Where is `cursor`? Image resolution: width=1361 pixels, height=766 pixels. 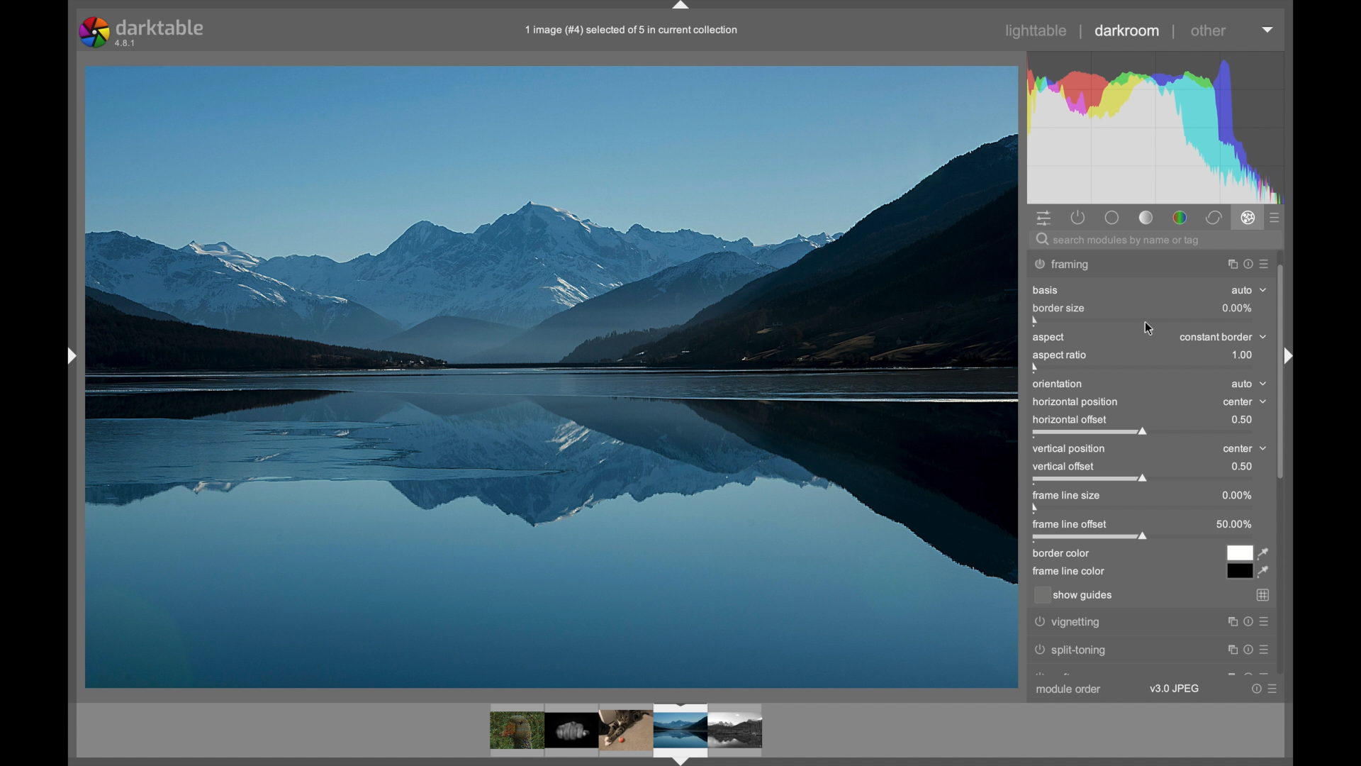 cursor is located at coordinates (1149, 330).